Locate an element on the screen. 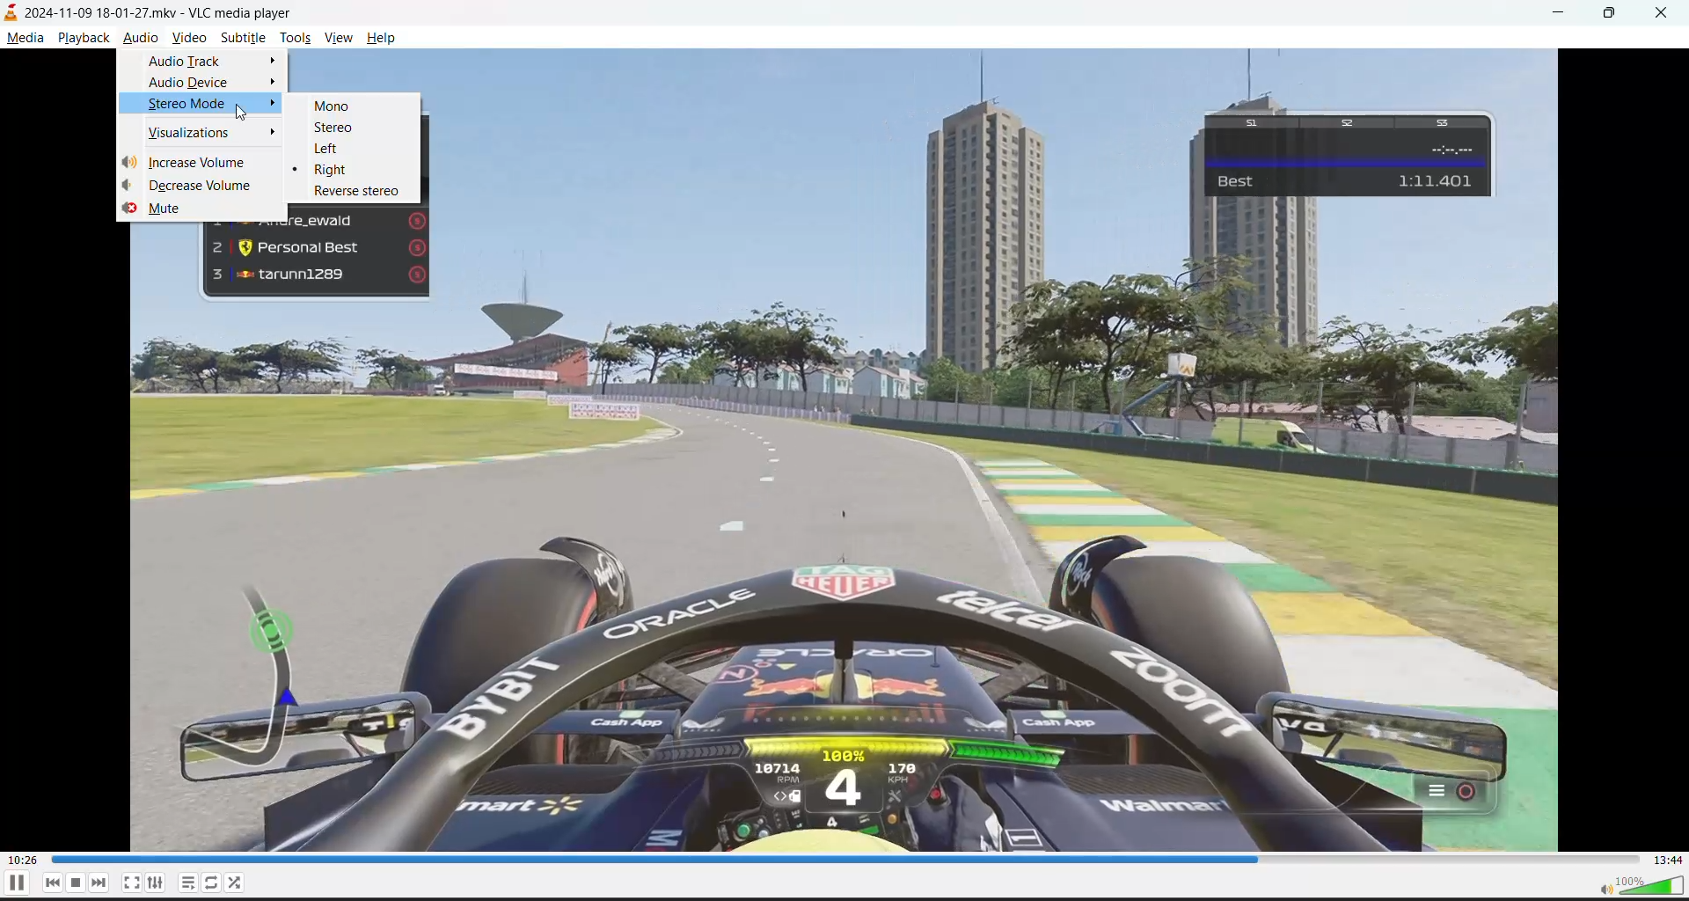 The image size is (1689, 901). next is located at coordinates (98, 883).